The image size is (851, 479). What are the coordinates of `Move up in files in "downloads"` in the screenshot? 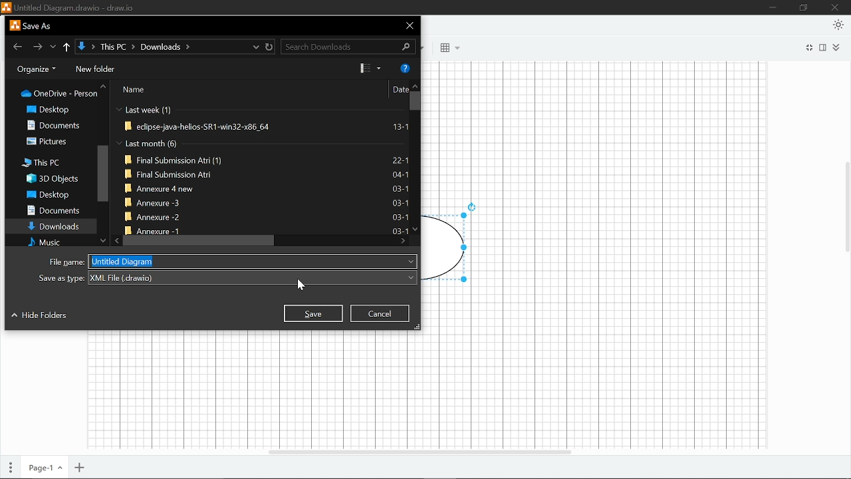 It's located at (416, 84).